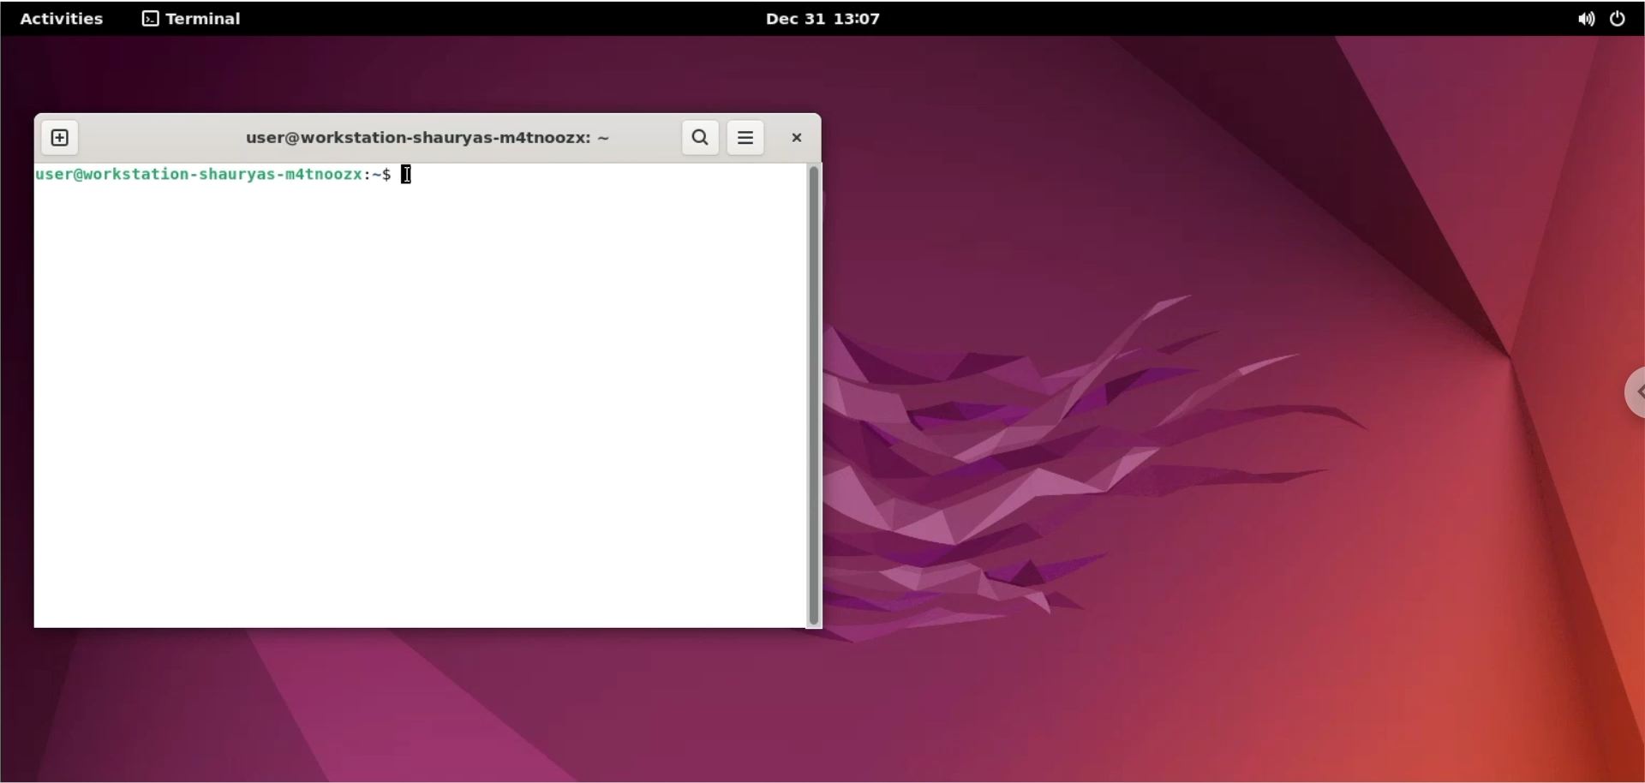 This screenshot has height=783, width=1645. What do you see at coordinates (188, 21) in the screenshot?
I see `terminal` at bounding box center [188, 21].